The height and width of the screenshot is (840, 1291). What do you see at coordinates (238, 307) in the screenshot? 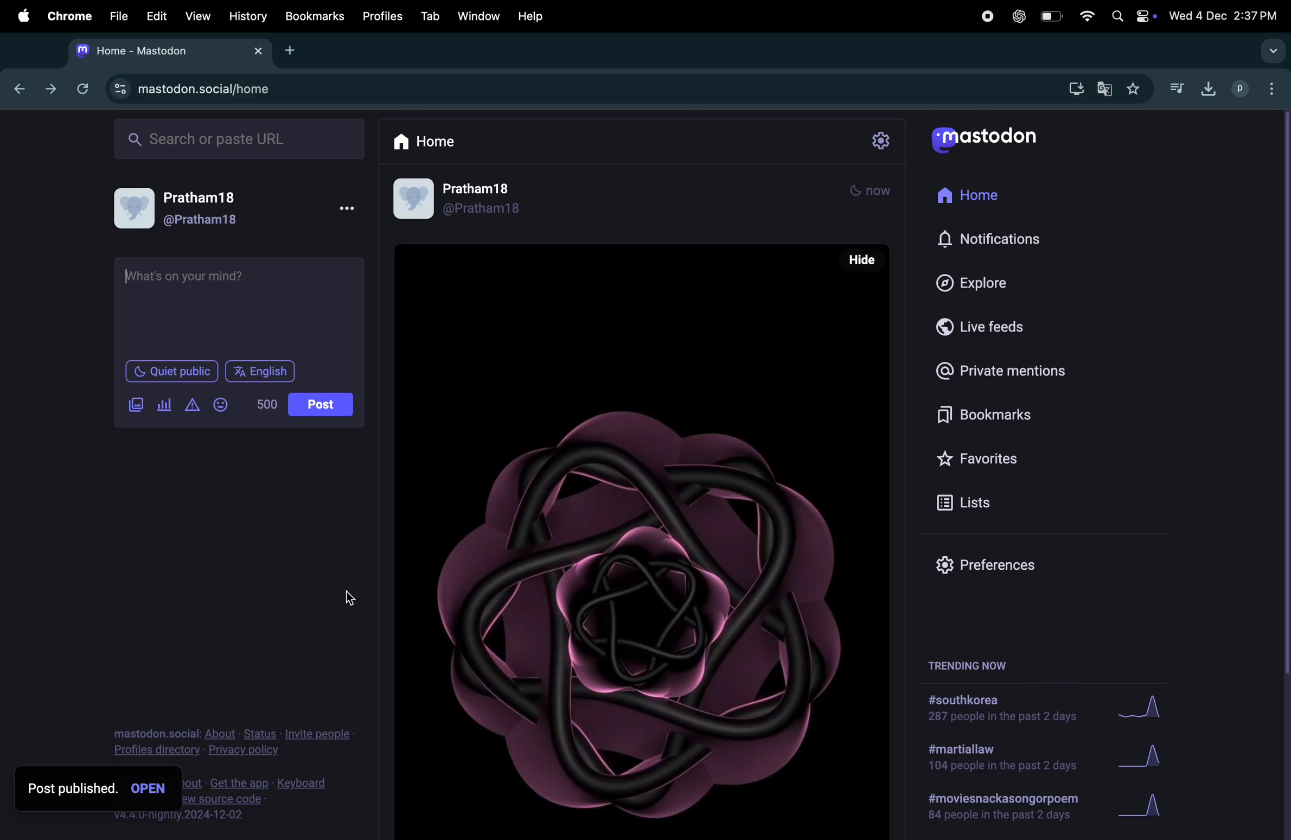
I see `text box` at bounding box center [238, 307].